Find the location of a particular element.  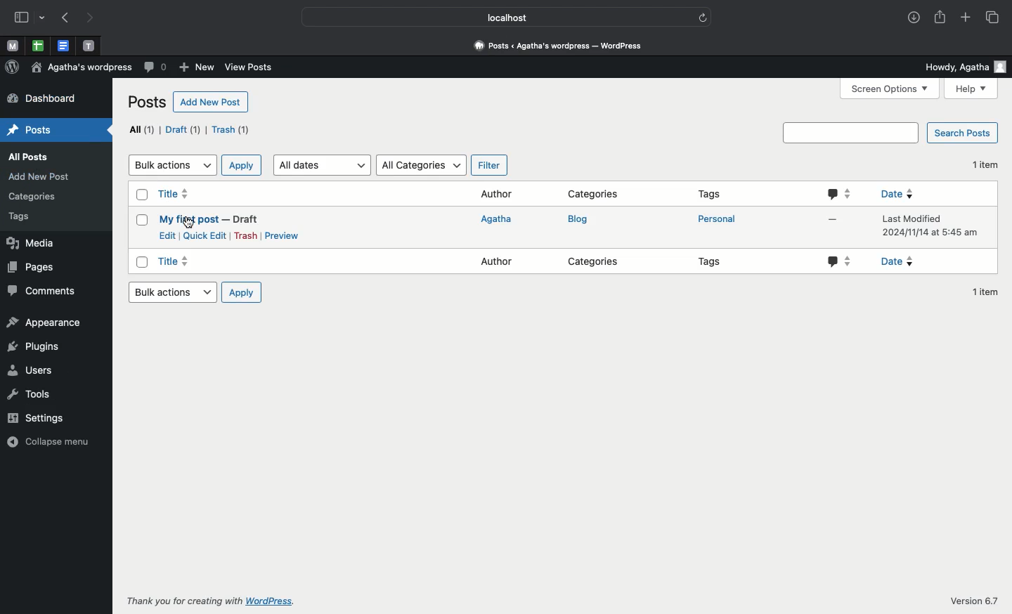

Date is located at coordinates (902, 194).